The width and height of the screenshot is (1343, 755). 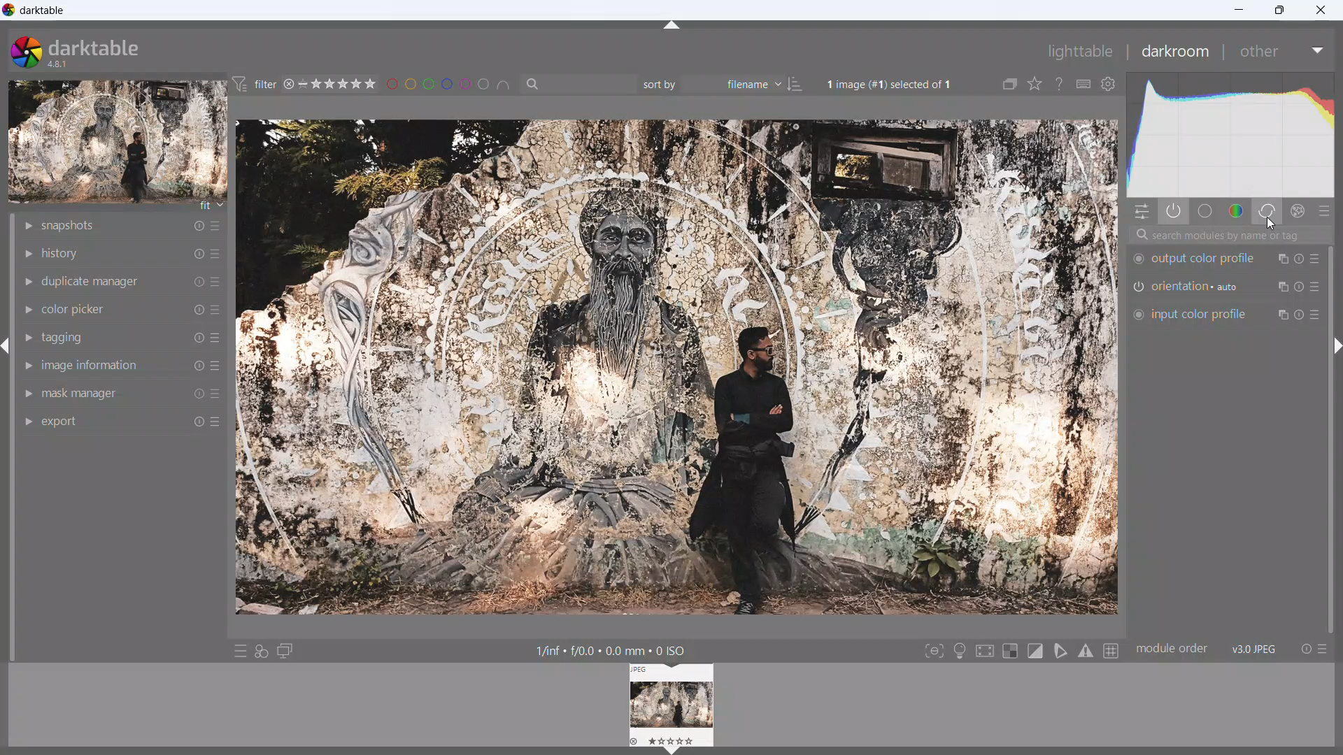 I want to click on more options, so click(x=217, y=394).